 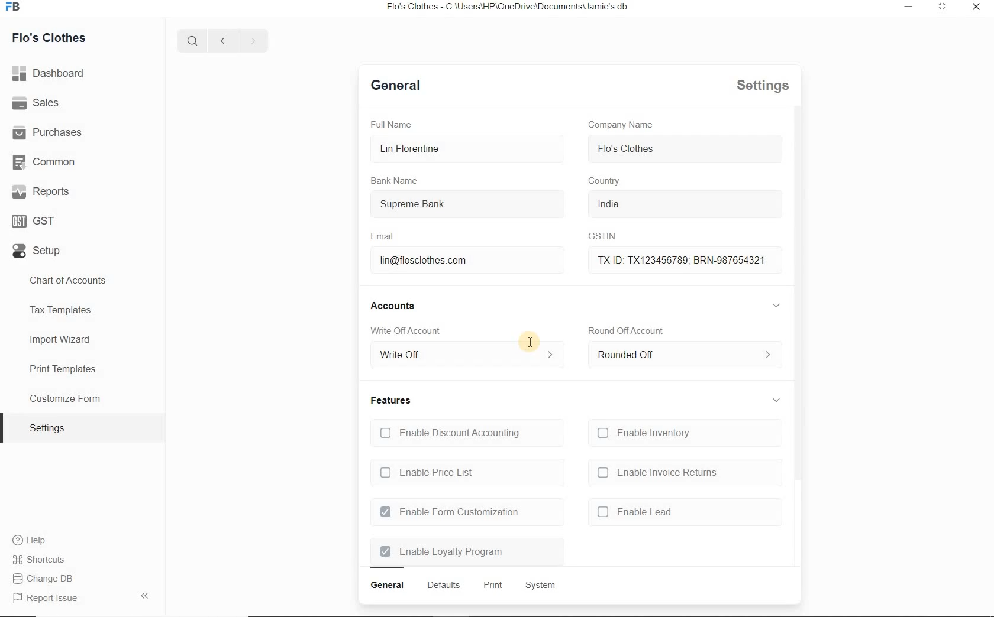 What do you see at coordinates (496, 586) in the screenshot?
I see `Print` at bounding box center [496, 586].